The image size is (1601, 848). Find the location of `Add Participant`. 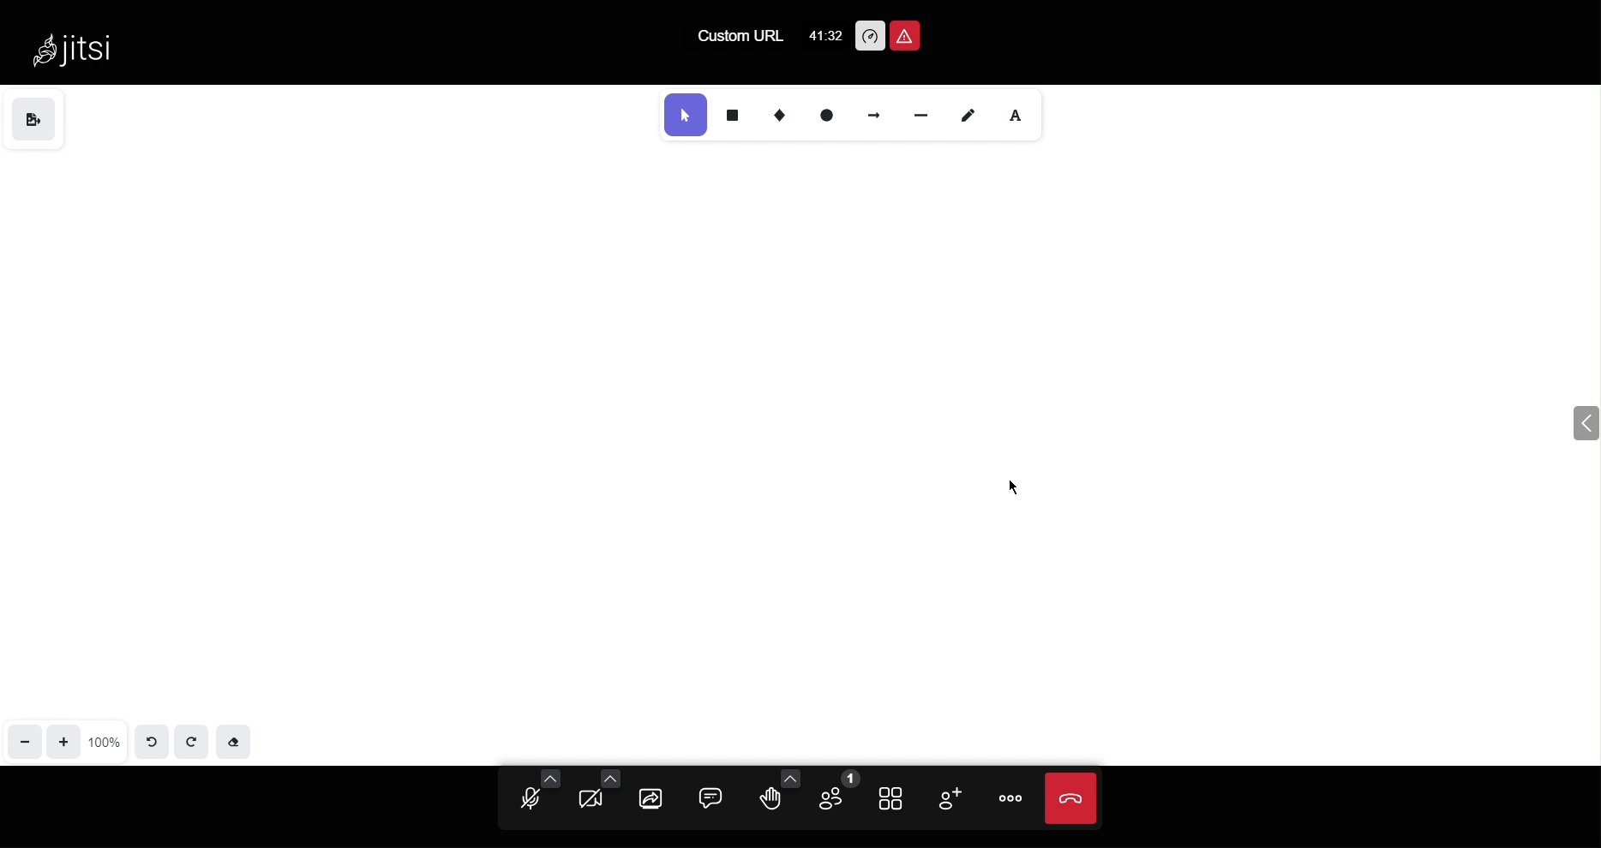

Add Participant is located at coordinates (956, 797).